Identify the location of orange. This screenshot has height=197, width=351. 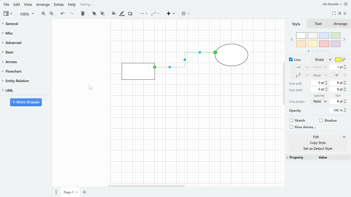
(301, 44).